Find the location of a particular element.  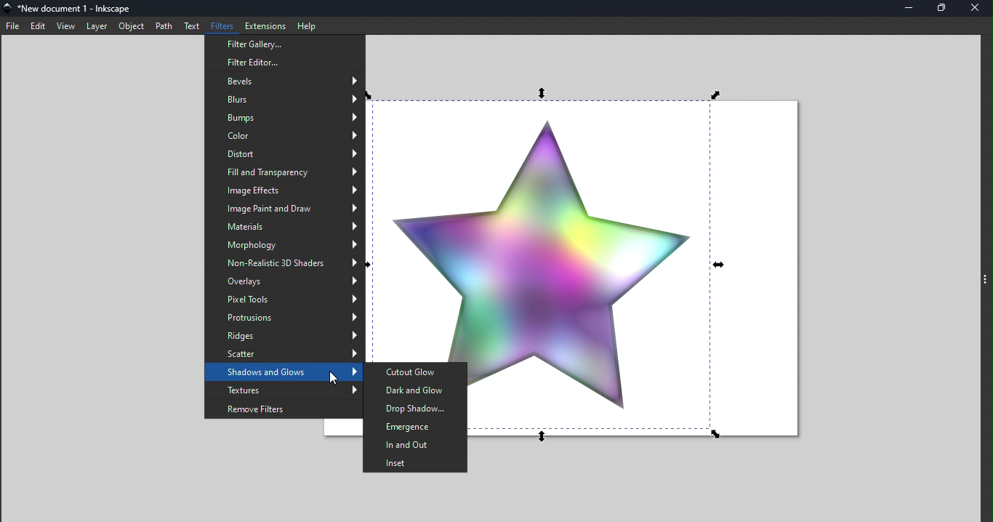

Protrusions is located at coordinates (285, 318).